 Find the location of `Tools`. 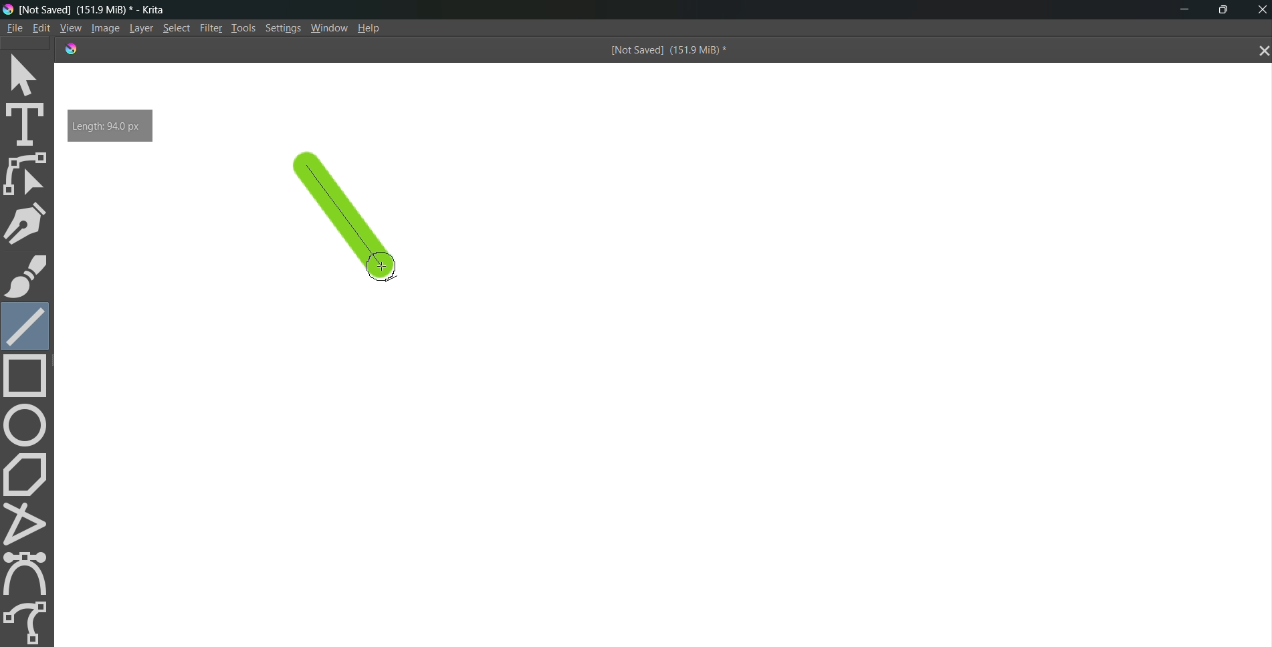

Tools is located at coordinates (242, 27).